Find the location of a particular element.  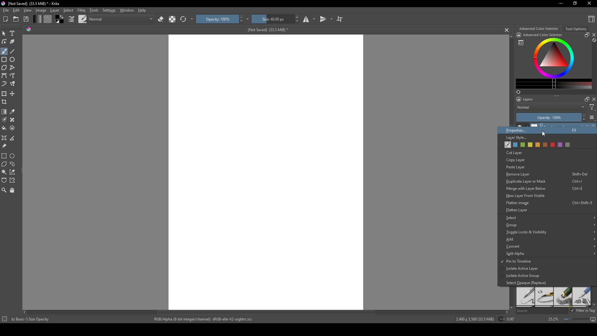

pan is located at coordinates (13, 190).